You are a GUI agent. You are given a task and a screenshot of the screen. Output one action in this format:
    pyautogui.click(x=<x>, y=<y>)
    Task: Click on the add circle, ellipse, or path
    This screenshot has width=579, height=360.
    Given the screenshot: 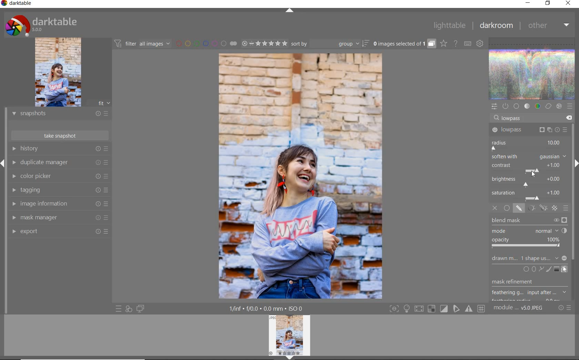 What is the action you would take?
    pyautogui.click(x=534, y=270)
    